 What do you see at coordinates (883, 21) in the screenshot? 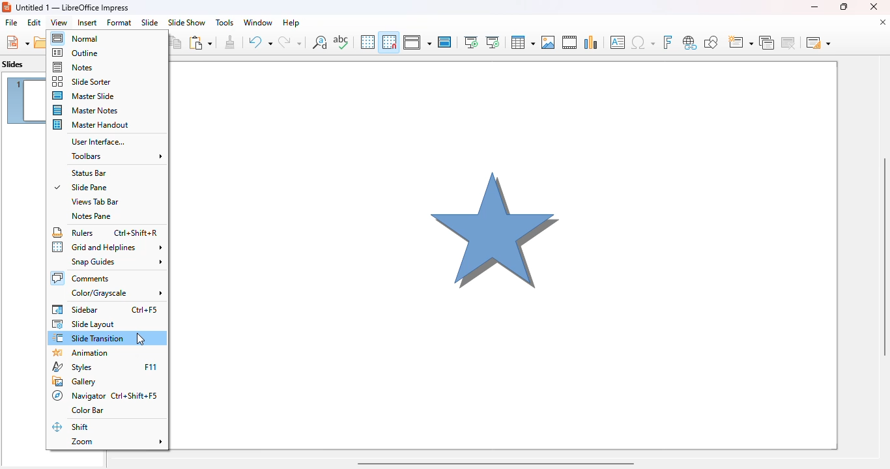
I see `close document` at bounding box center [883, 21].